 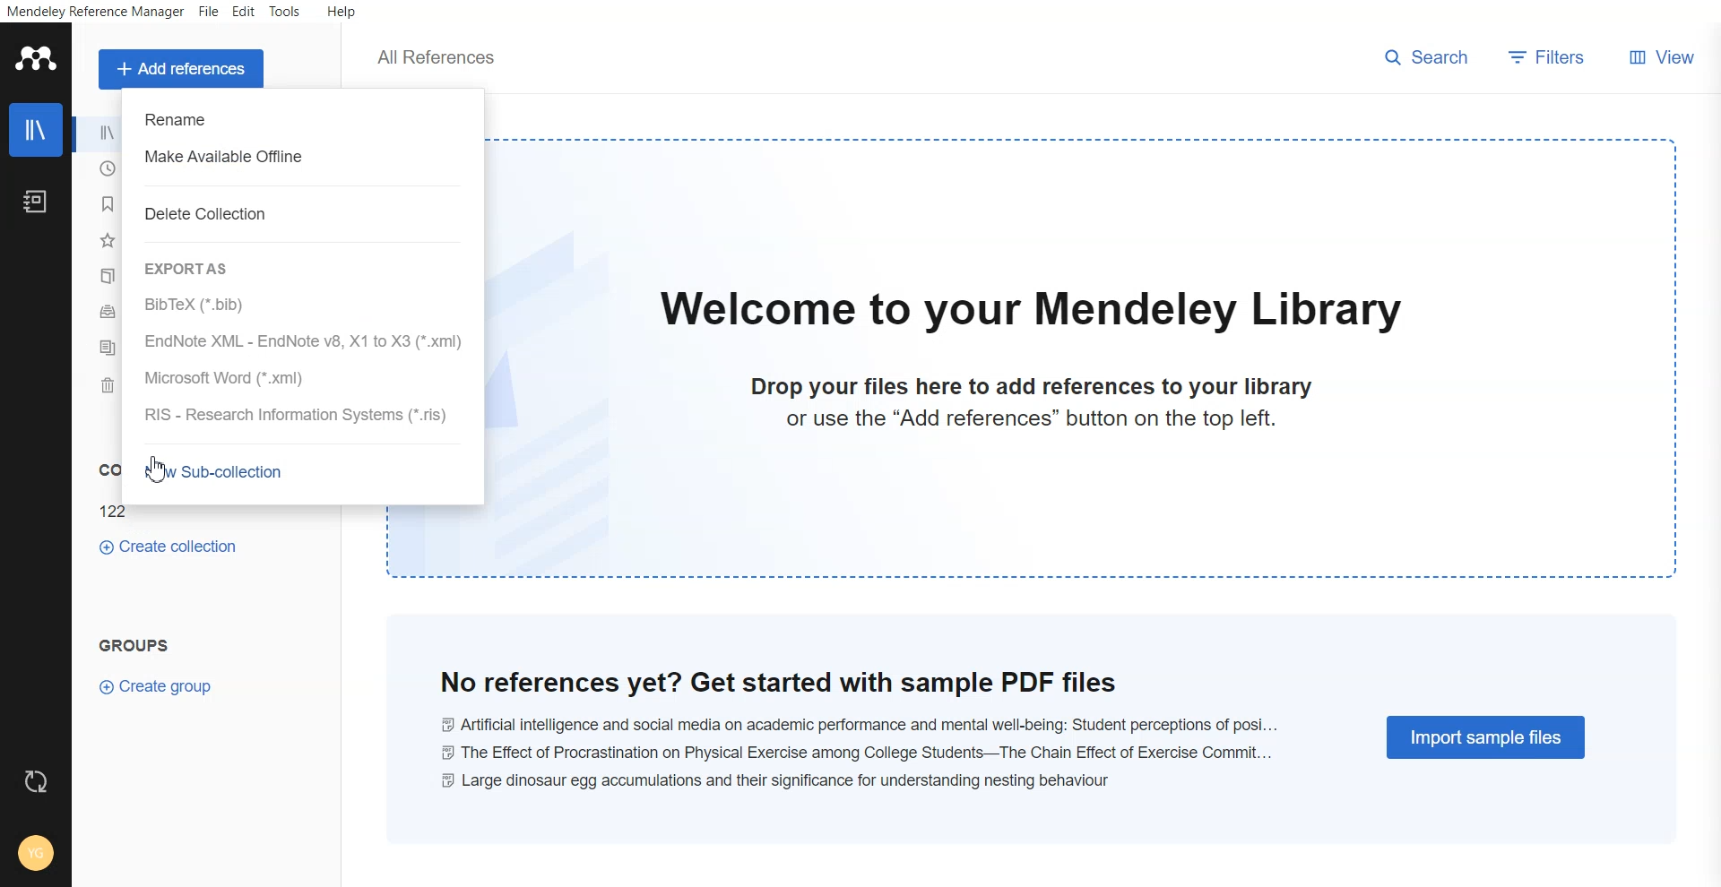 I want to click on Delete collection, so click(x=286, y=212).